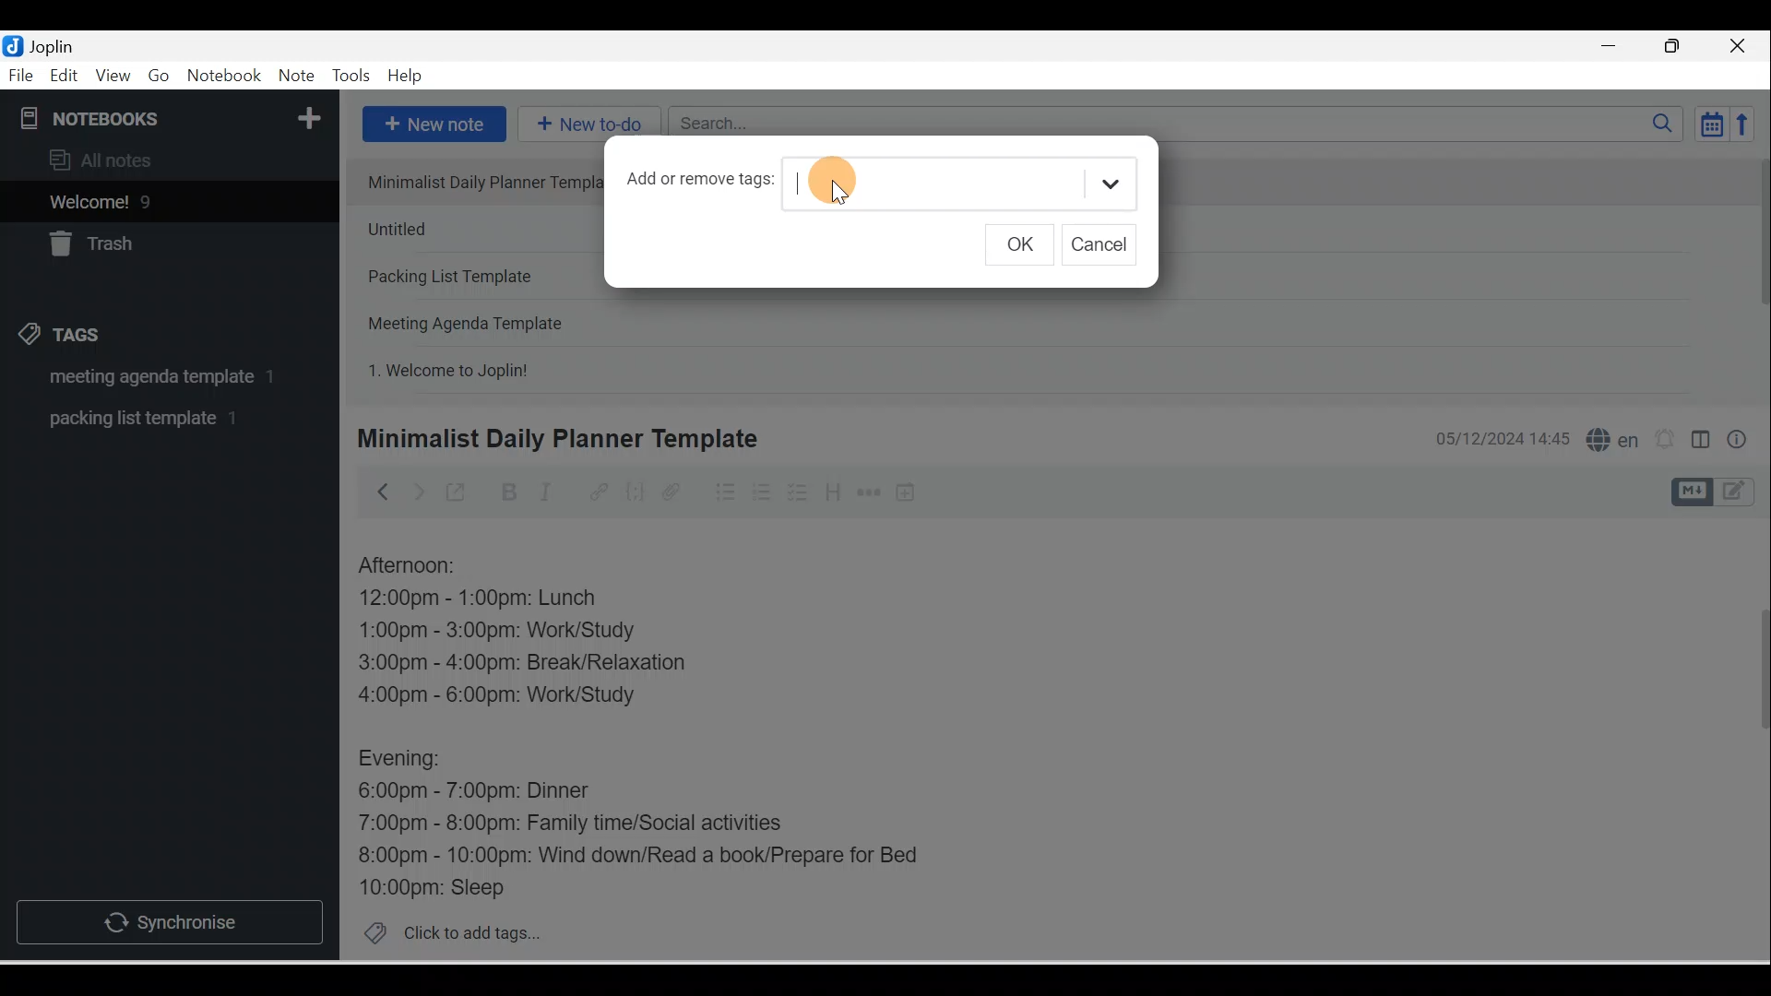 This screenshot has width=1771, height=996. I want to click on Add or remove tags, so click(704, 185).